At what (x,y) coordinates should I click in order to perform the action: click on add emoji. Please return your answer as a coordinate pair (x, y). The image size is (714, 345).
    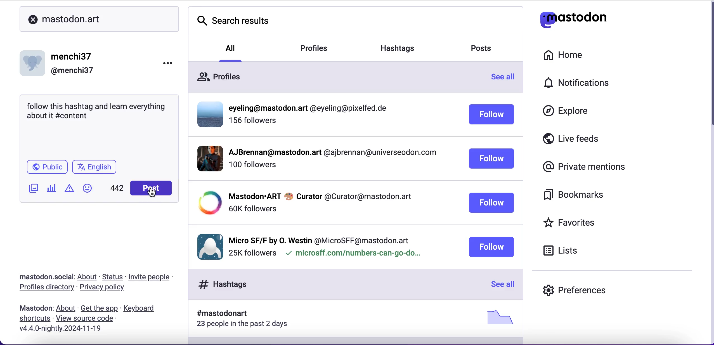
    Looking at the image, I should click on (88, 191).